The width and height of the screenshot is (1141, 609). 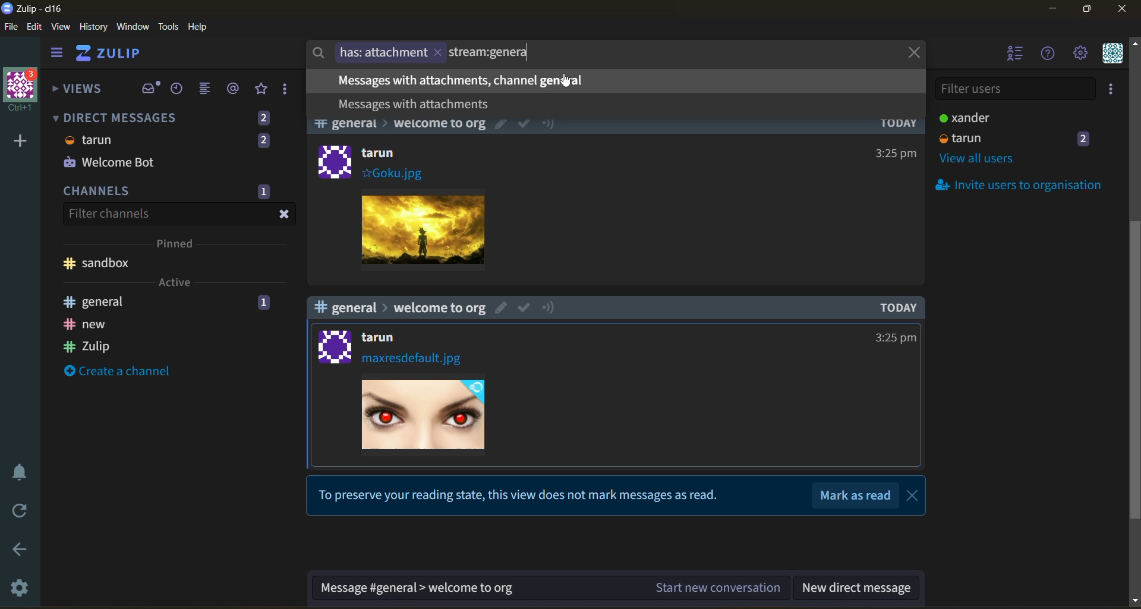 What do you see at coordinates (1013, 184) in the screenshot?
I see `invite users to organisation` at bounding box center [1013, 184].